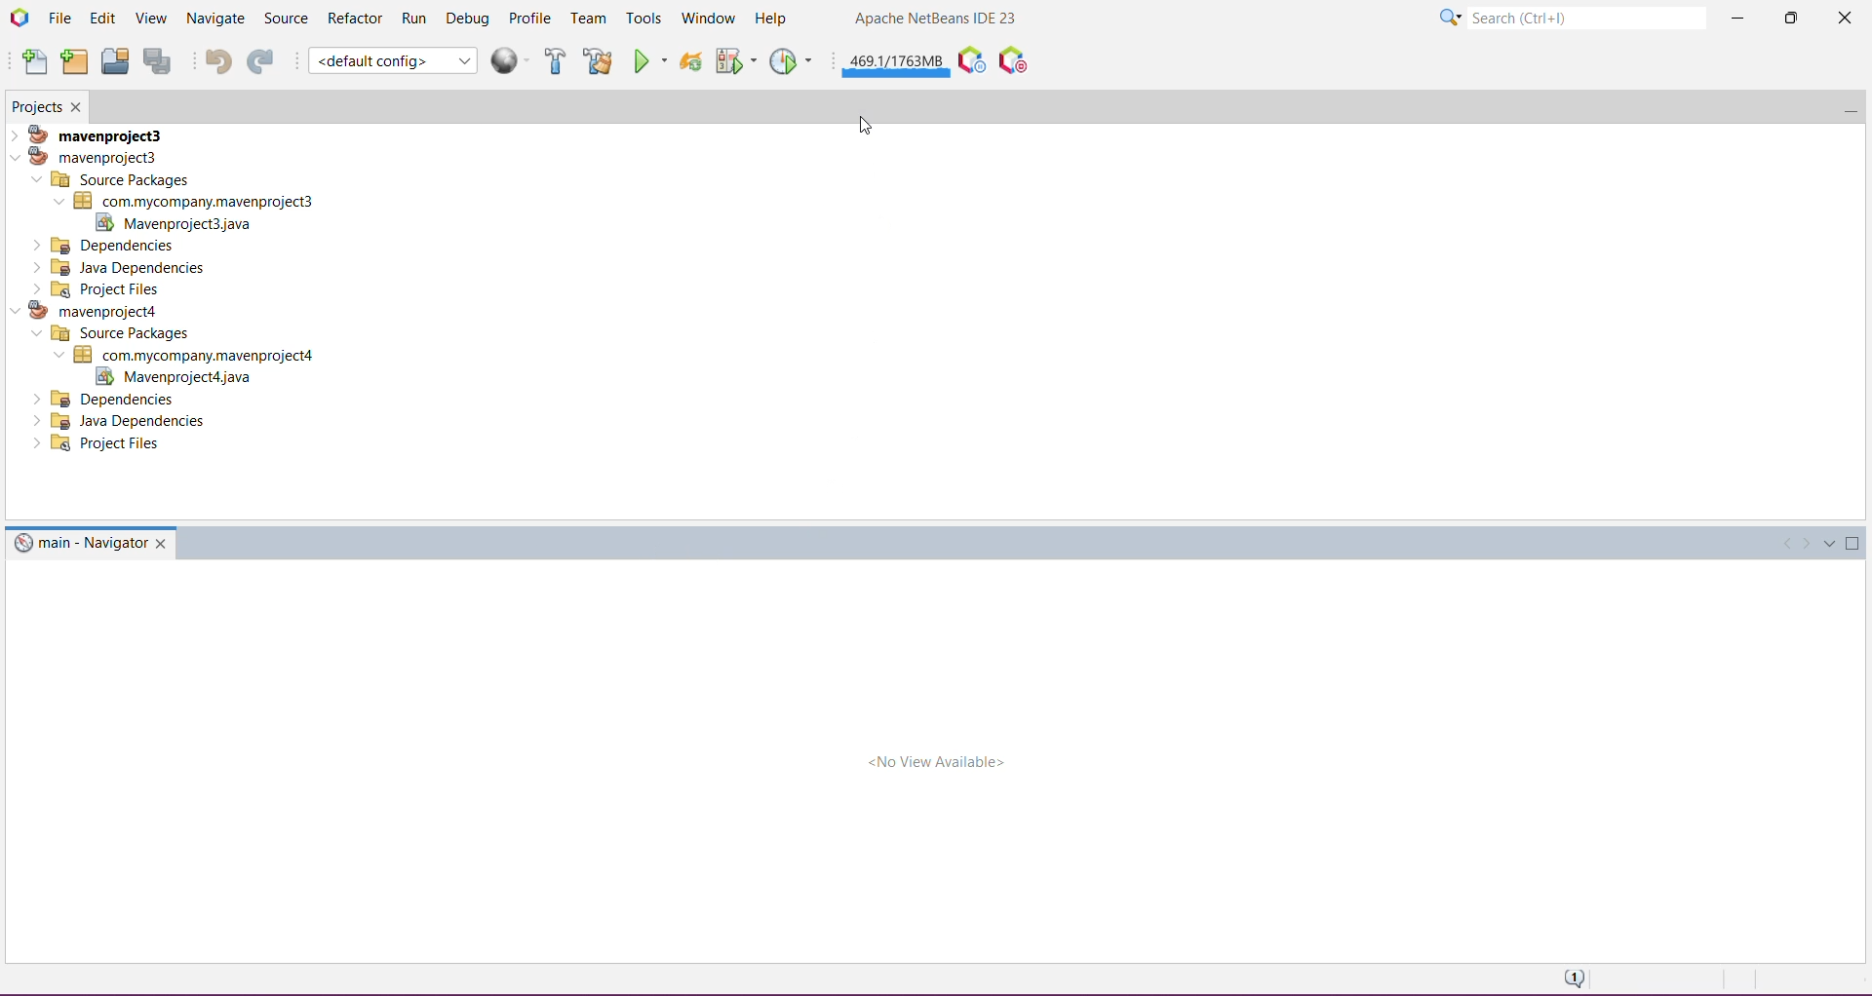 Image resolution: width=1872 pixels, height=996 pixels. I want to click on Dependencies, so click(106, 245).